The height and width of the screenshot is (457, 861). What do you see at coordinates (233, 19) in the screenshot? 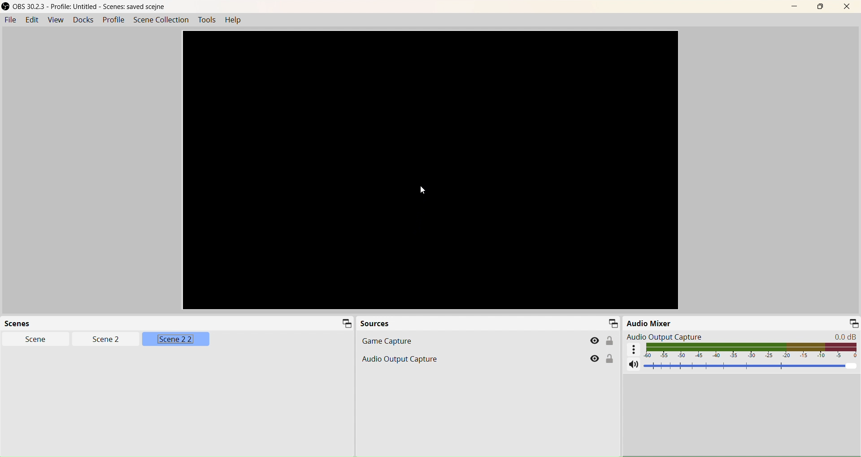
I see `Help` at bounding box center [233, 19].